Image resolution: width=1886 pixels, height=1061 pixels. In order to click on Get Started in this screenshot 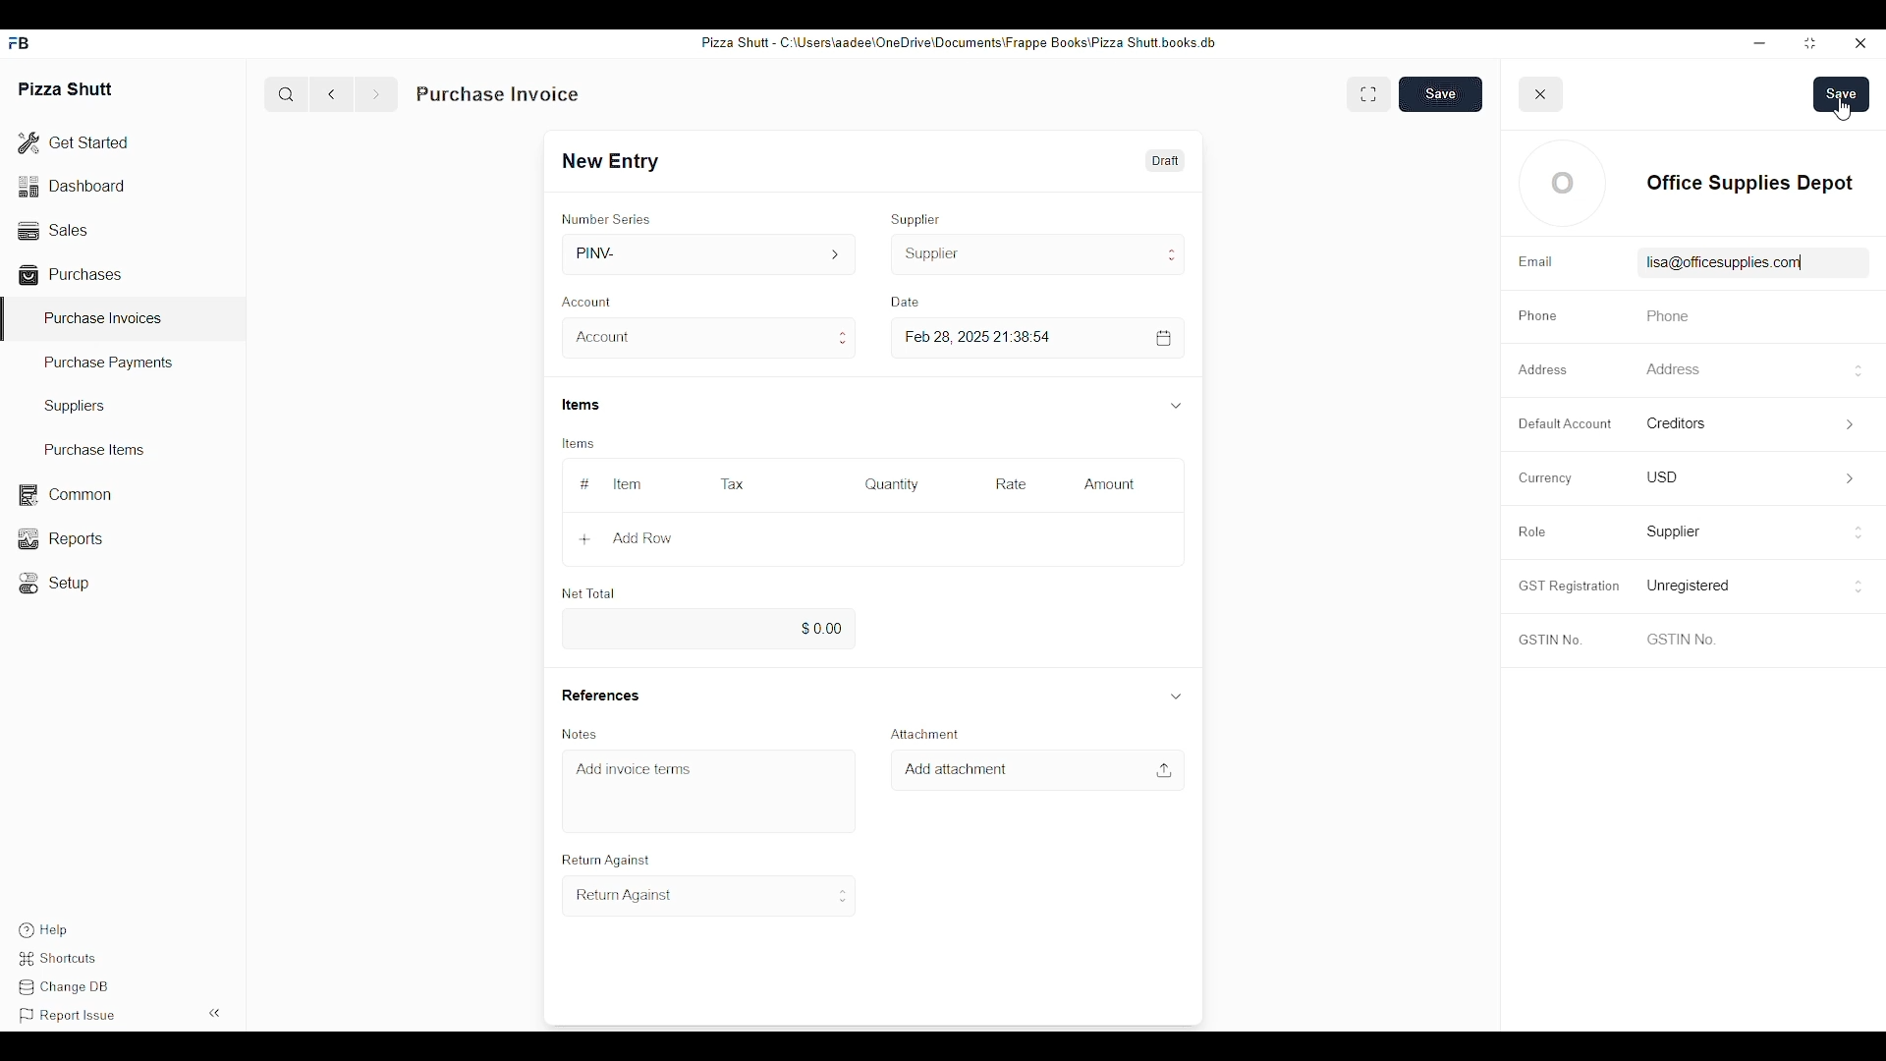, I will do `click(74, 144)`.